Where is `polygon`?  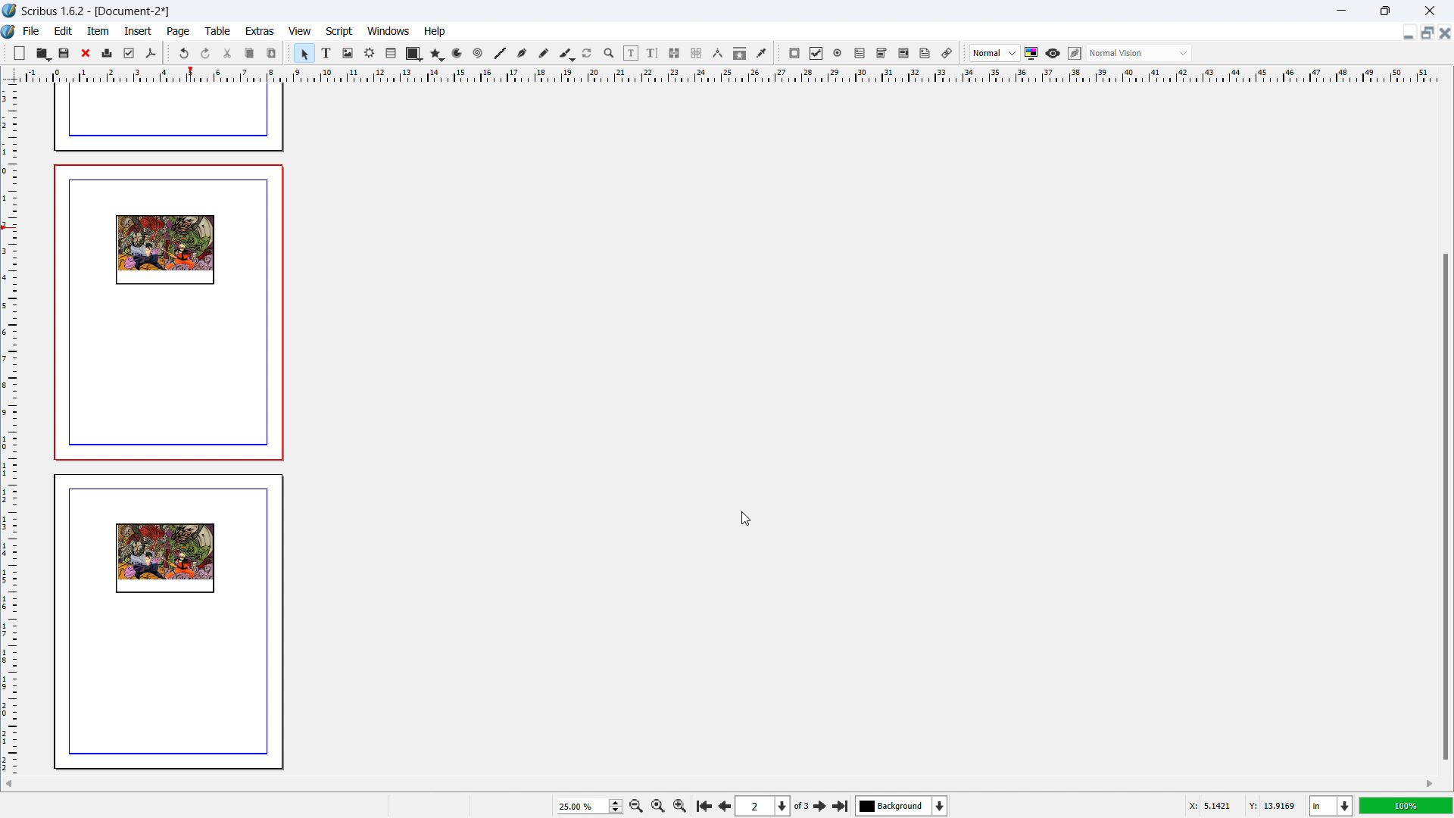 polygon is located at coordinates (437, 54).